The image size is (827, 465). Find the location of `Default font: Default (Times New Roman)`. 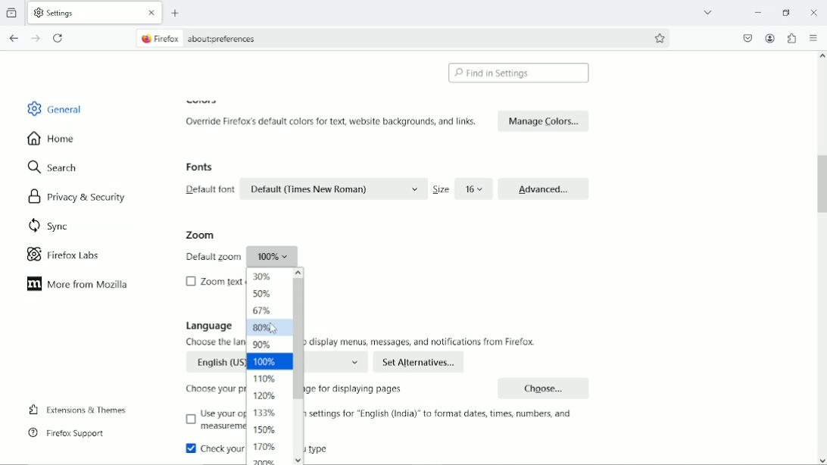

Default font: Default (Times New Roman) is located at coordinates (304, 189).